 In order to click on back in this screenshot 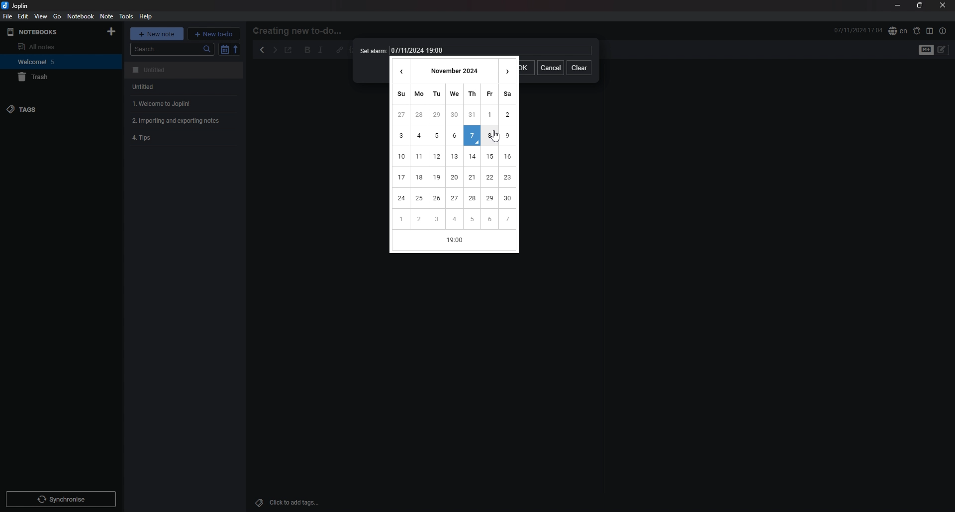, I will do `click(262, 50)`.